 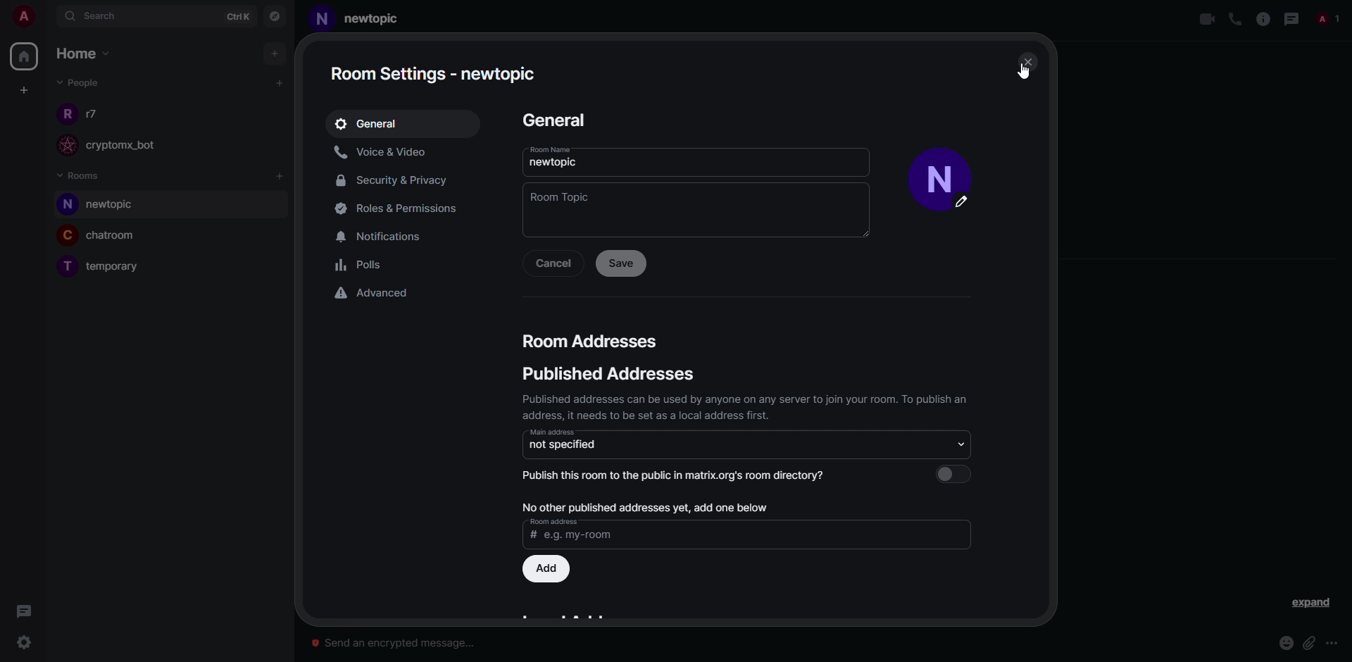 What do you see at coordinates (1292, 18) in the screenshot?
I see `threads` at bounding box center [1292, 18].